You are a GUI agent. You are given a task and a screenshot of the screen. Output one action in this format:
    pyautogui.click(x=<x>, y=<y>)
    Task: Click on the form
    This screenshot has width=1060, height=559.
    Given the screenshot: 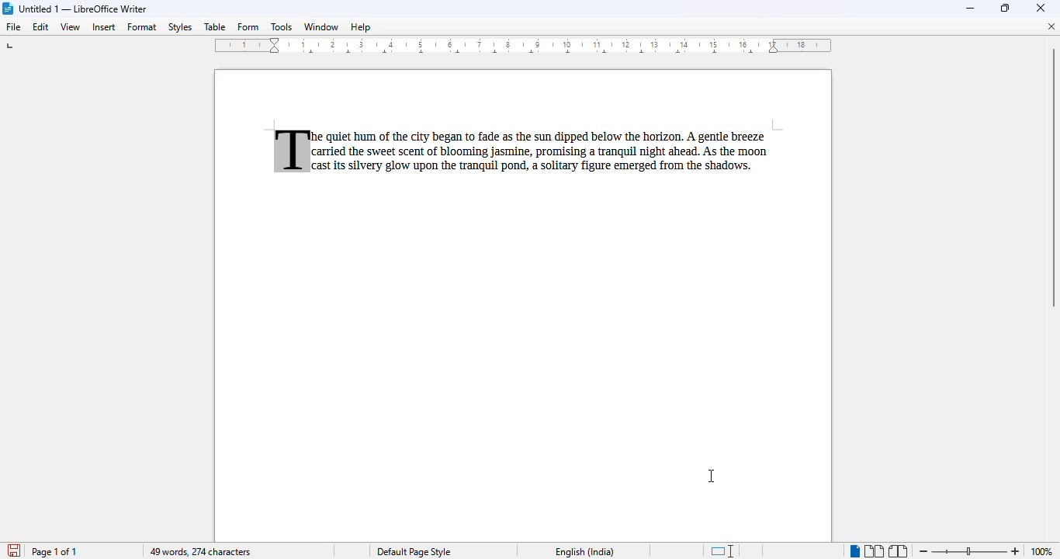 What is the action you would take?
    pyautogui.click(x=248, y=26)
    